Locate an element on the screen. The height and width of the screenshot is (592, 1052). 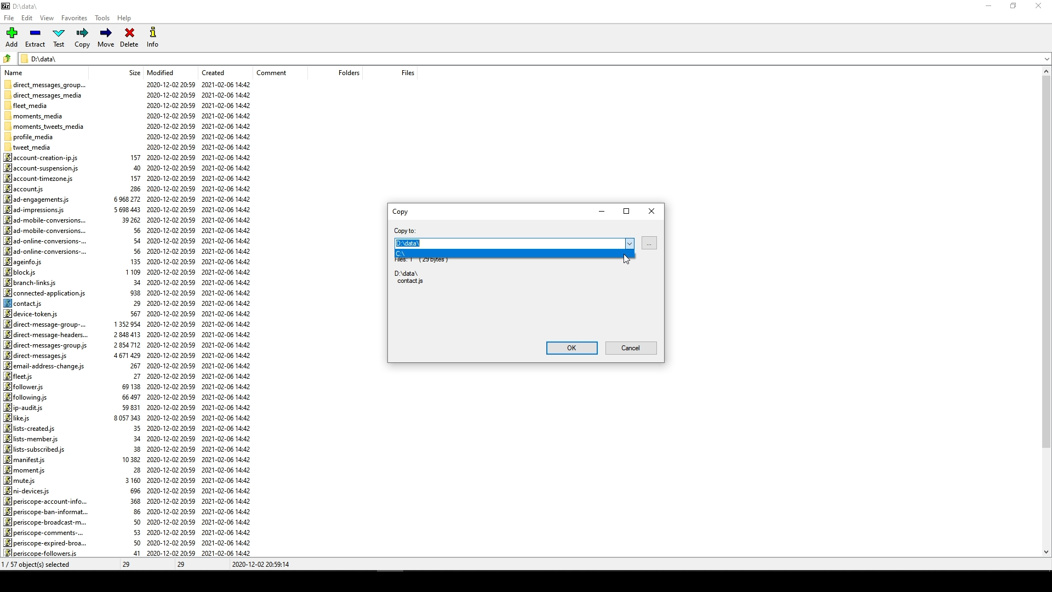
profile_media is located at coordinates (31, 137).